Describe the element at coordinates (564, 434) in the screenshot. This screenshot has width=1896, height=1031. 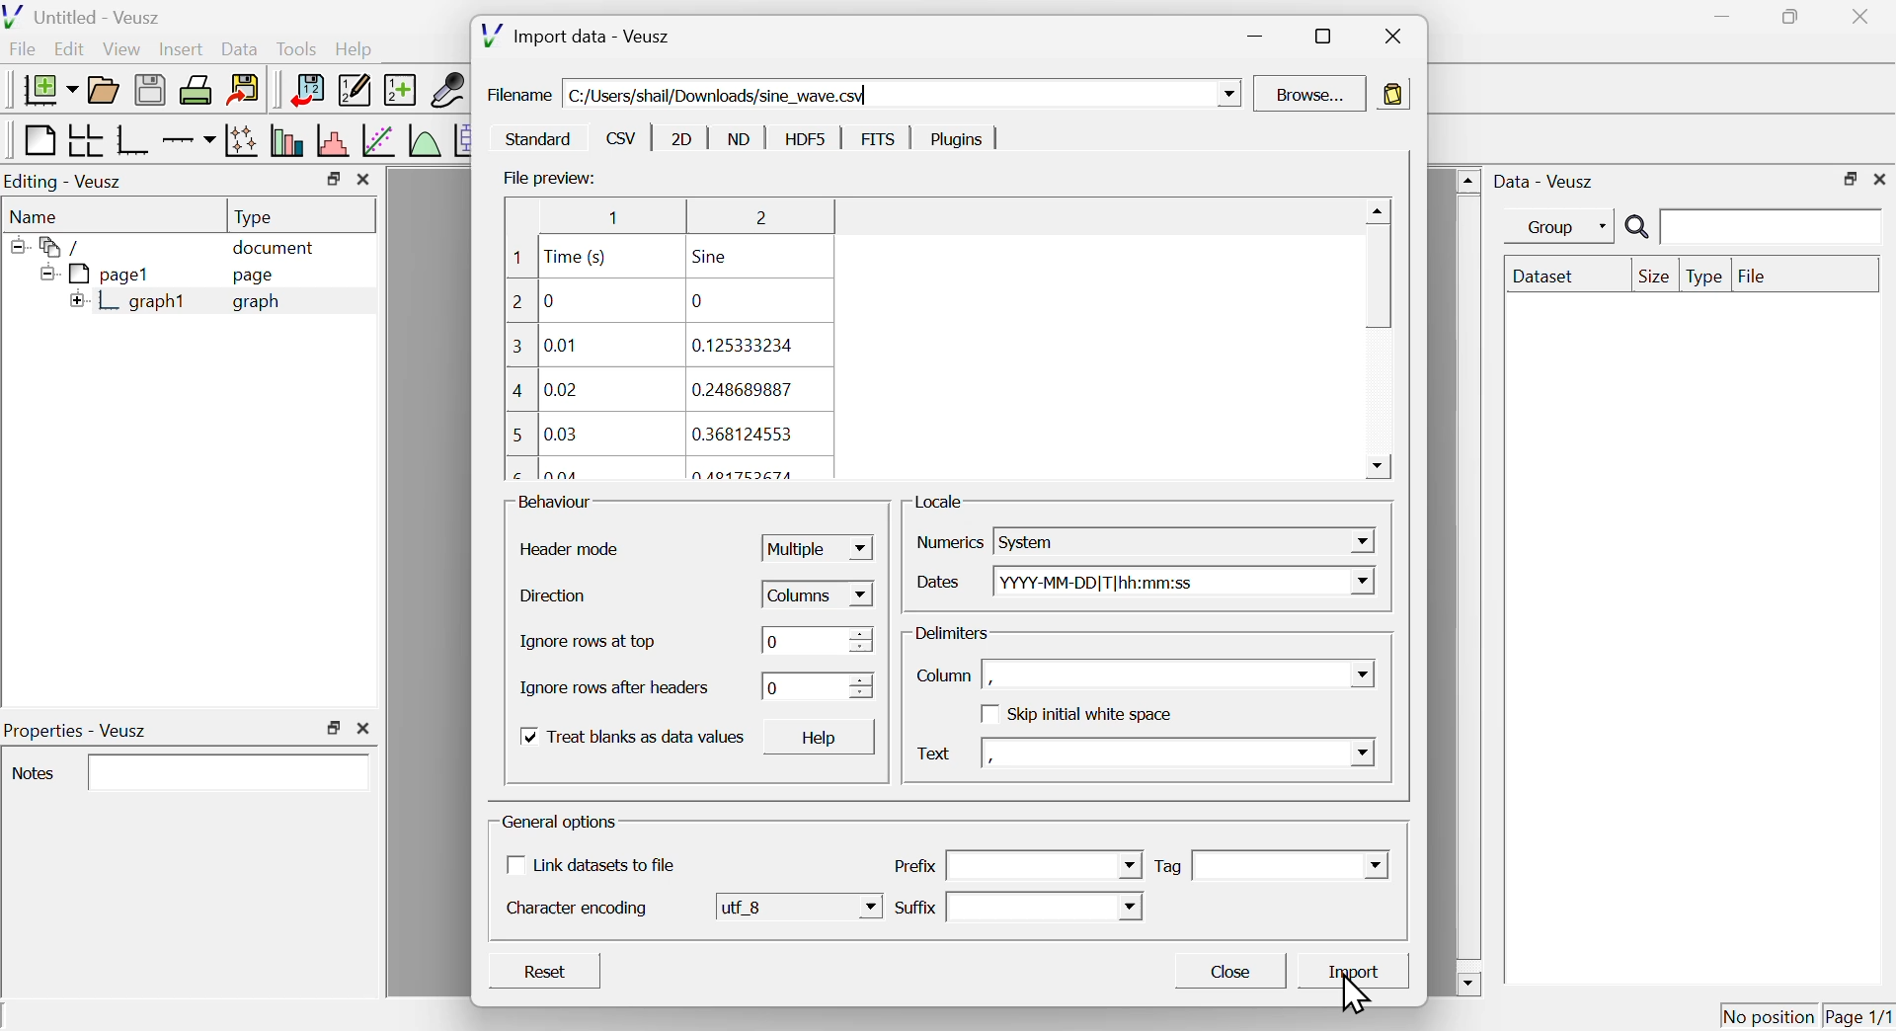
I see `0.03` at that location.